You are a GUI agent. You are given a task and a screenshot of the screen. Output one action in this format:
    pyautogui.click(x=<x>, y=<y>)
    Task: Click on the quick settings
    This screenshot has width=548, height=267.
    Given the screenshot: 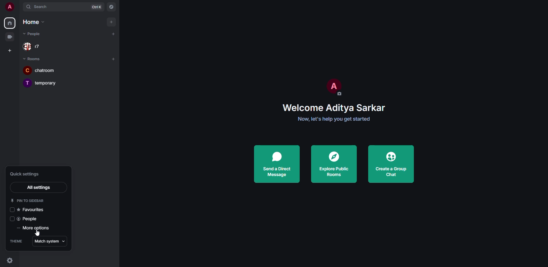 What is the action you would take?
    pyautogui.click(x=26, y=174)
    